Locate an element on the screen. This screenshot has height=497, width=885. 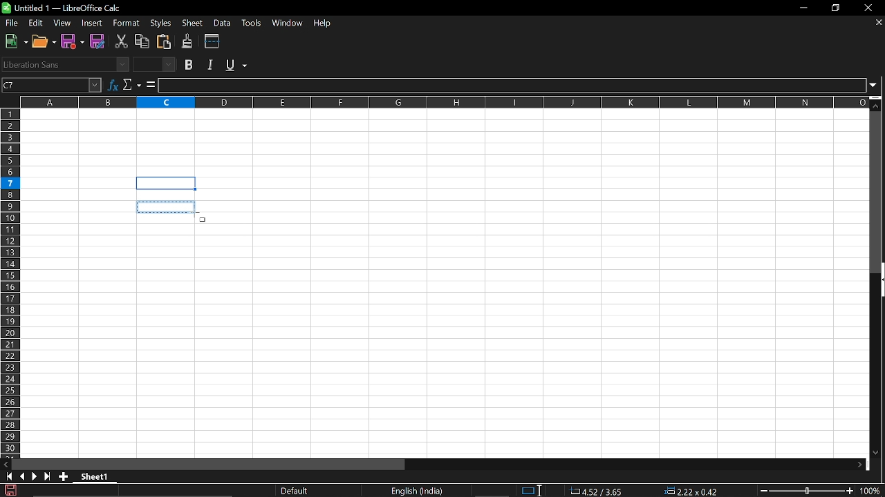
Save as is located at coordinates (98, 42).